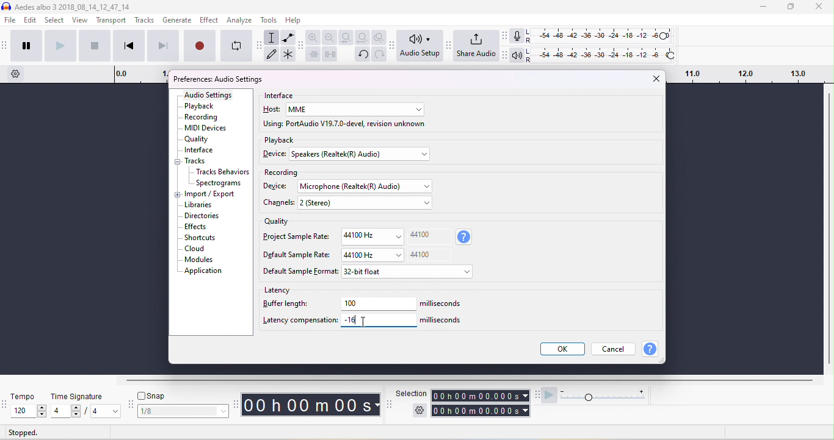  I want to click on Tracks behavior, so click(223, 172).